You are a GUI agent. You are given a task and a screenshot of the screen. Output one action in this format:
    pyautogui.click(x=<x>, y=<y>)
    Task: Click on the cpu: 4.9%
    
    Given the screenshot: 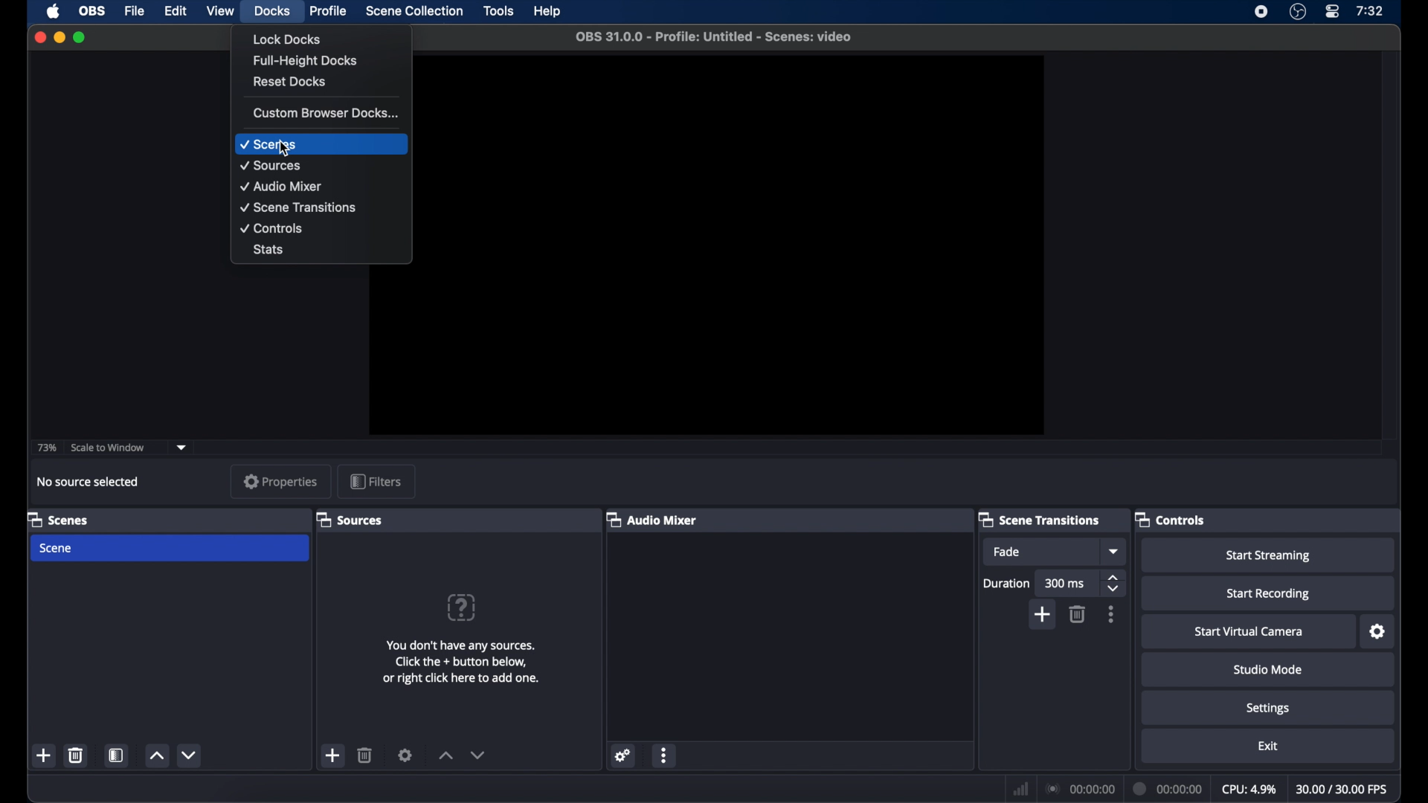 What is the action you would take?
    pyautogui.click(x=1249, y=787)
    